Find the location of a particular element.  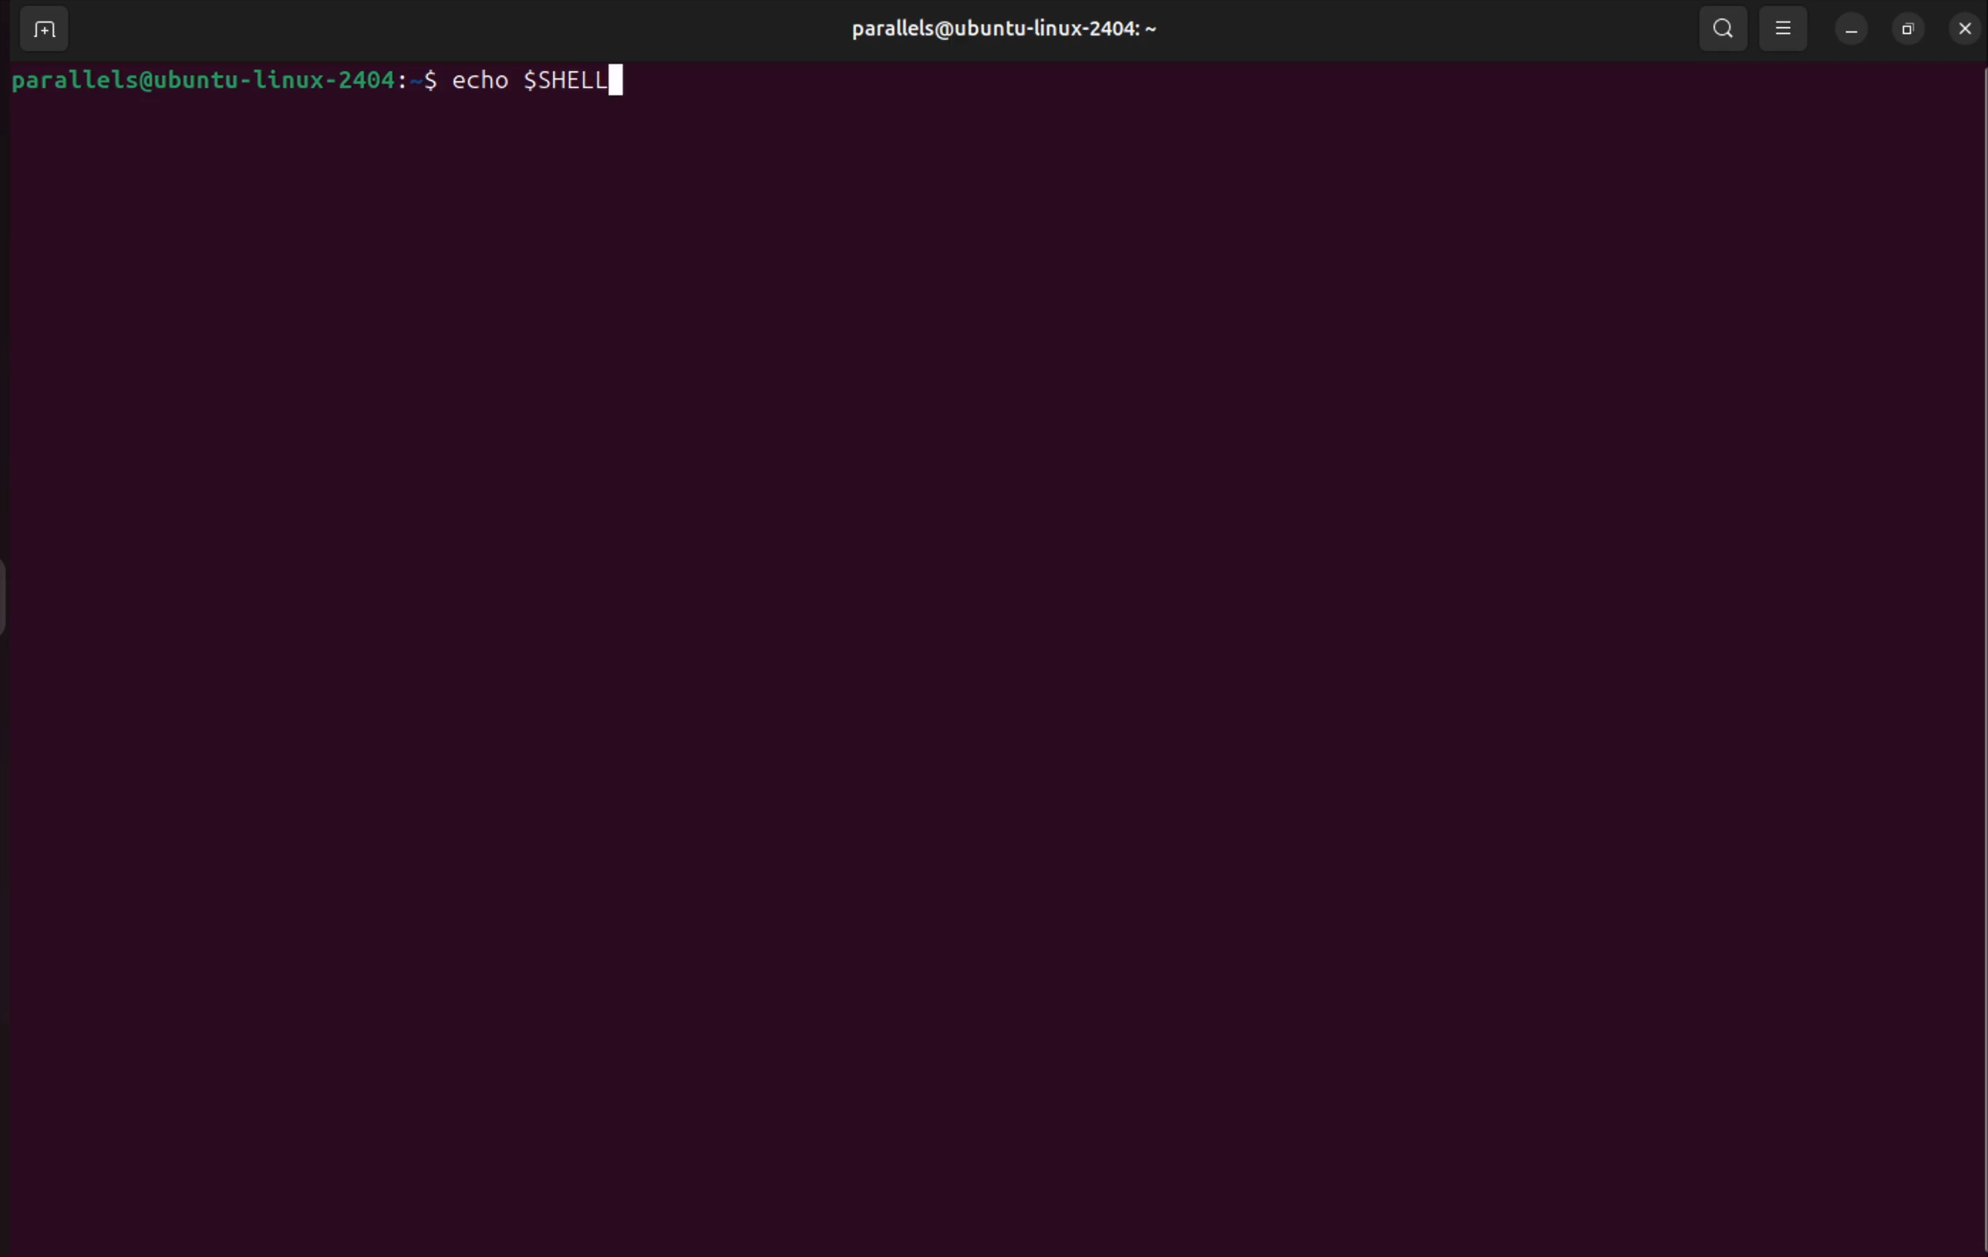

view options is located at coordinates (1785, 29).